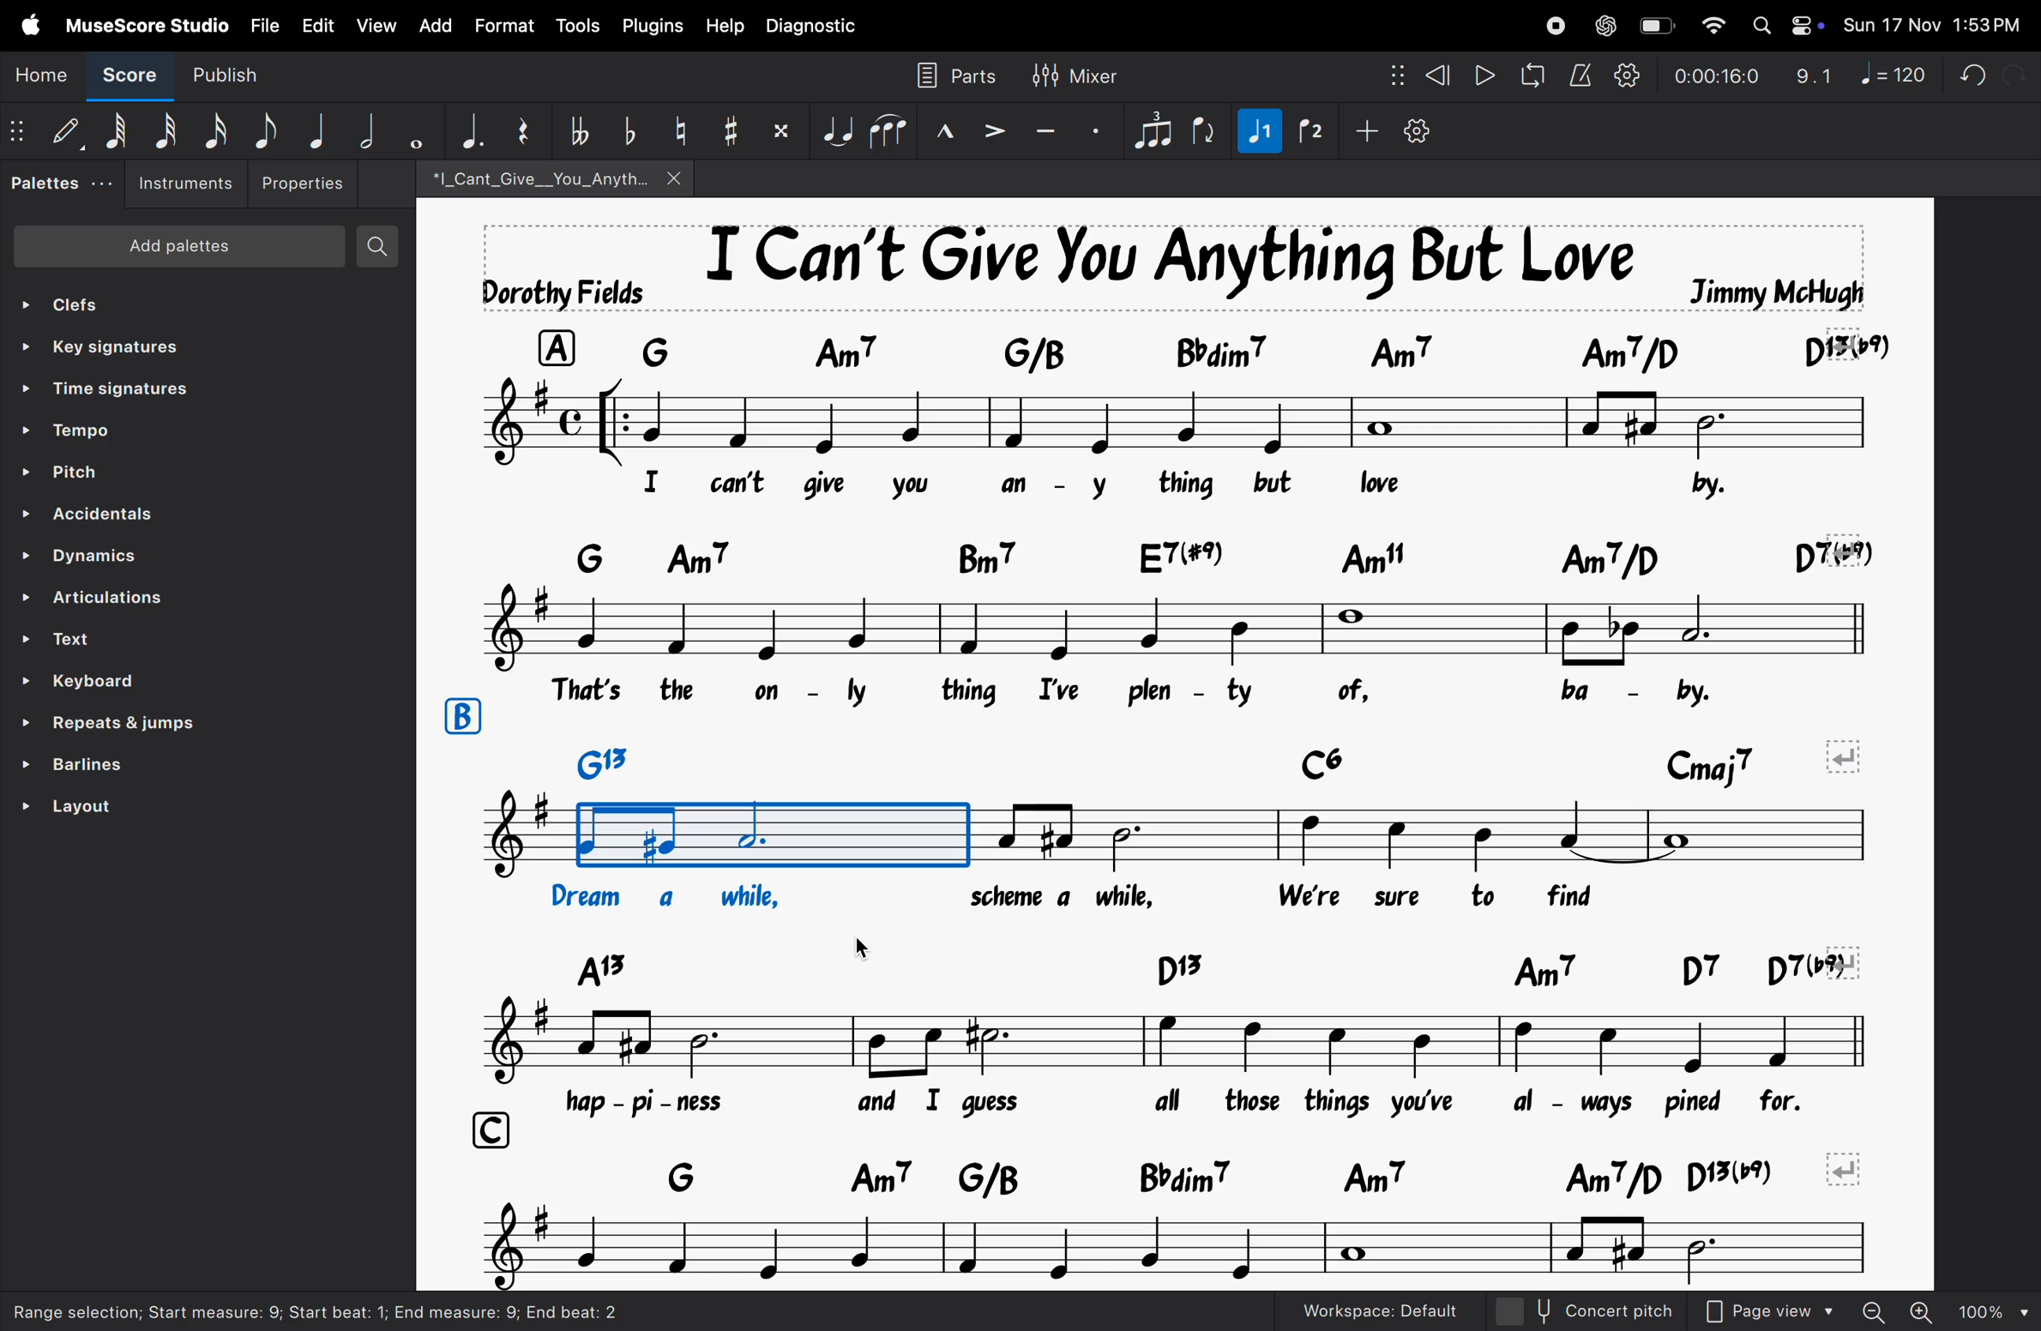  I want to click on Default, so click(64, 131).